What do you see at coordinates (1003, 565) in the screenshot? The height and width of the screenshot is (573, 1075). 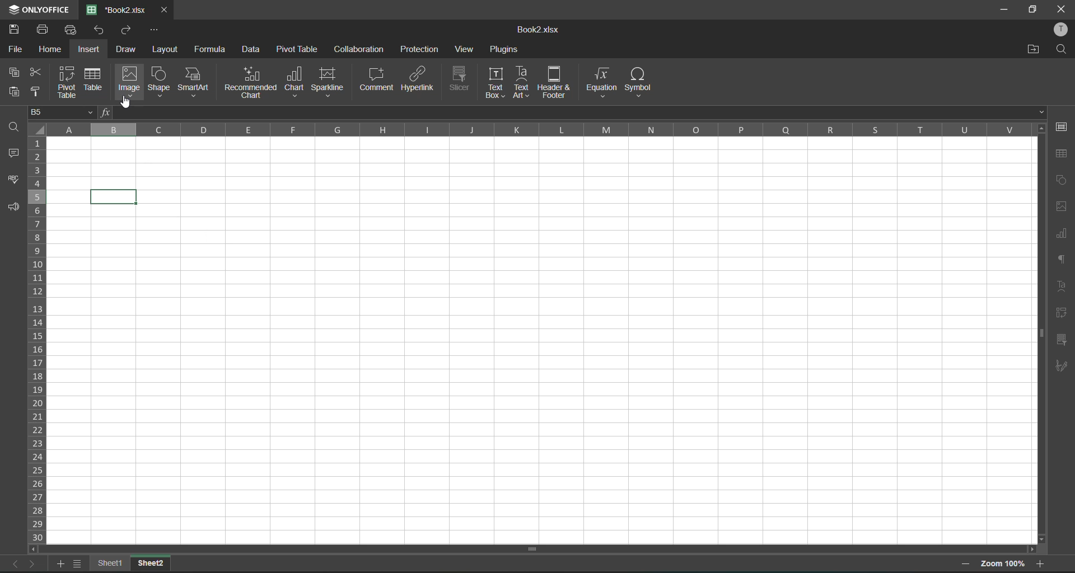 I see `zoom 100%` at bounding box center [1003, 565].